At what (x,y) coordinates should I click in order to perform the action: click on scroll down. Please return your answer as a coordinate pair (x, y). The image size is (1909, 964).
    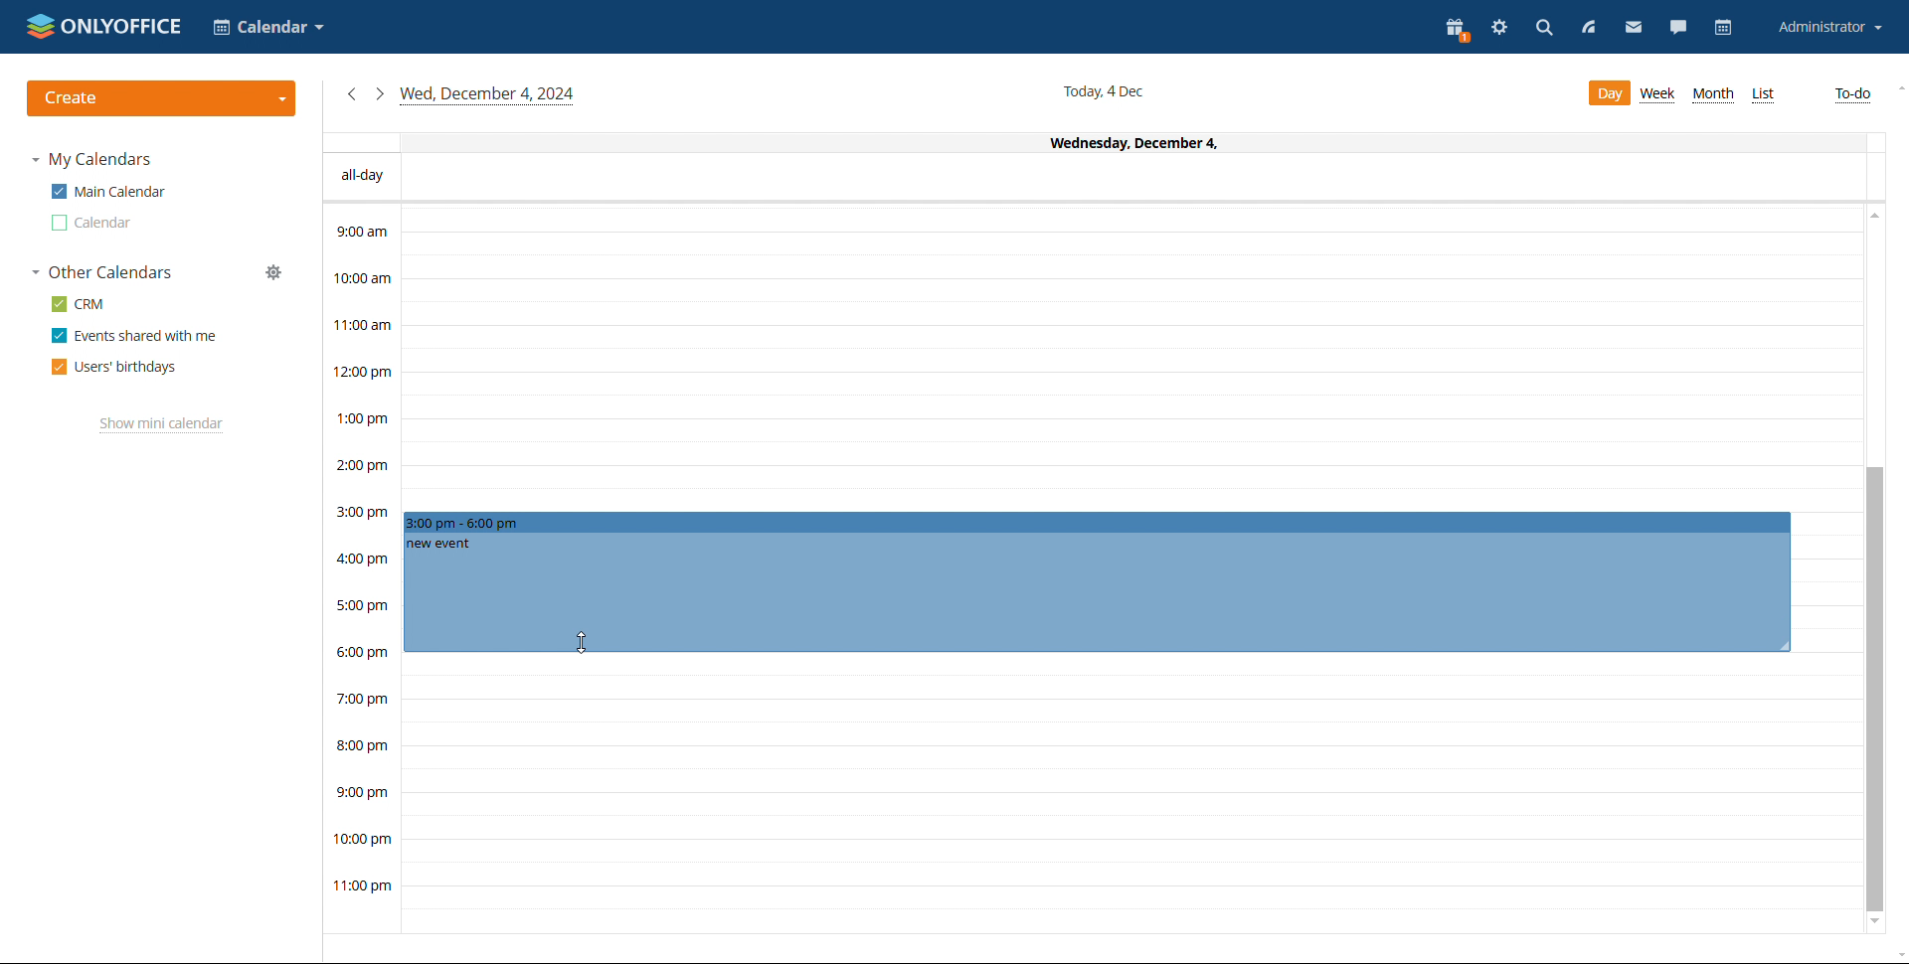
    Looking at the image, I should click on (1897, 953).